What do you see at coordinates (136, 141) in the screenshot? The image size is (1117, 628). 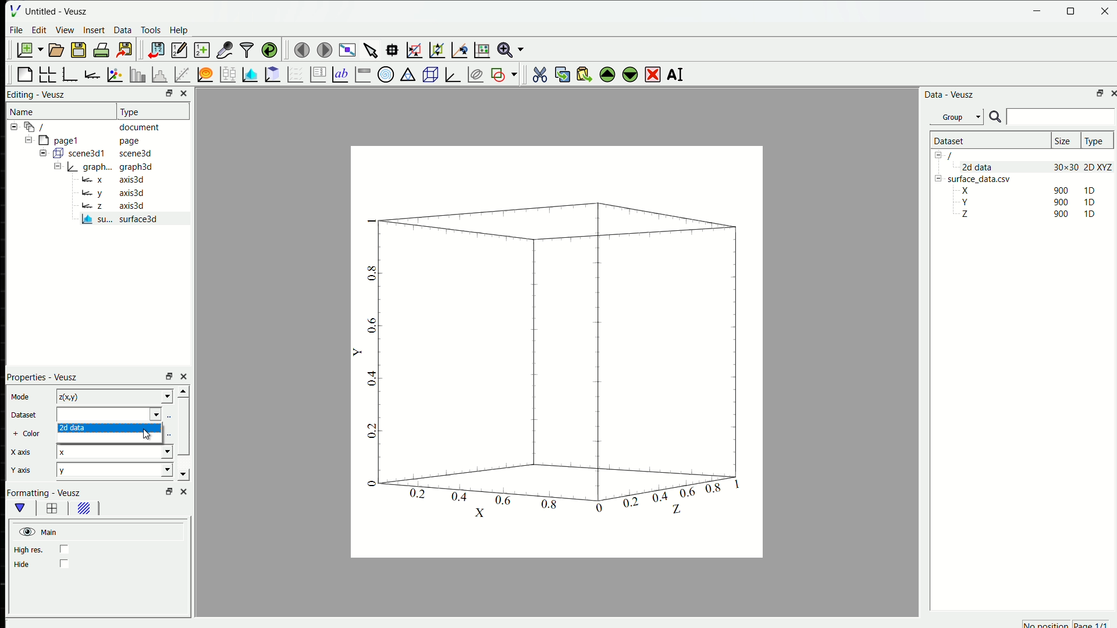 I see `page` at bounding box center [136, 141].